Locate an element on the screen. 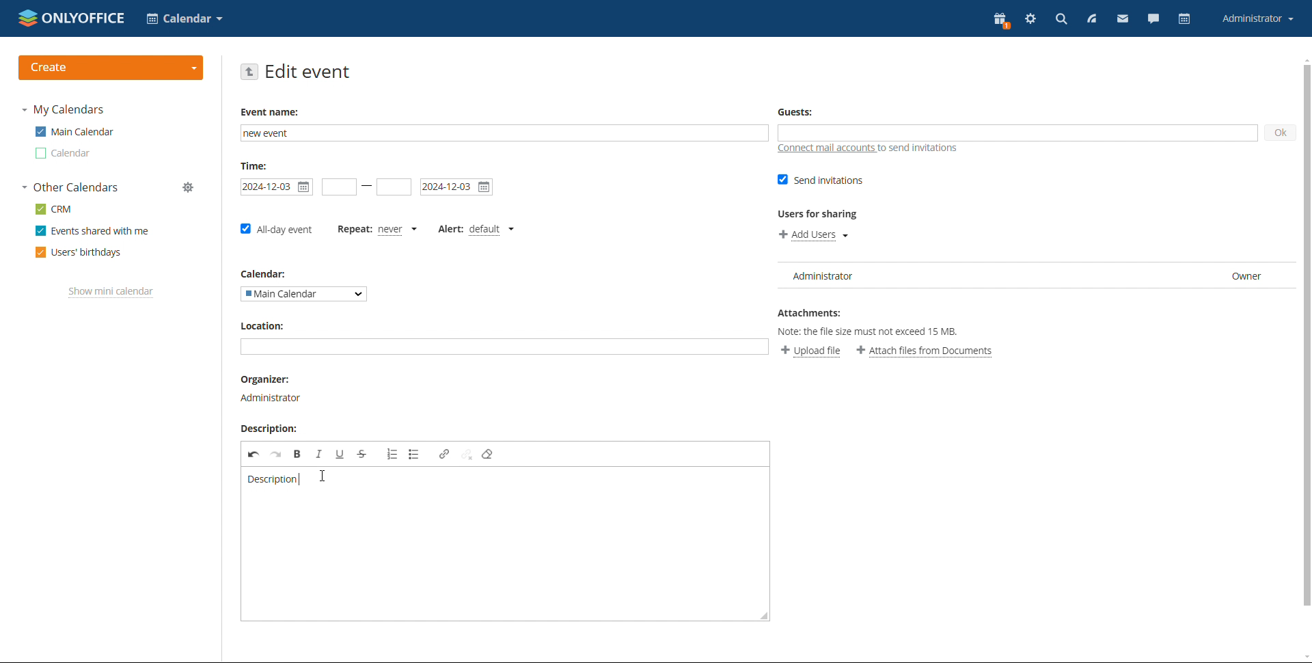 This screenshot has width=1312, height=663. select calendar is located at coordinates (304, 293).